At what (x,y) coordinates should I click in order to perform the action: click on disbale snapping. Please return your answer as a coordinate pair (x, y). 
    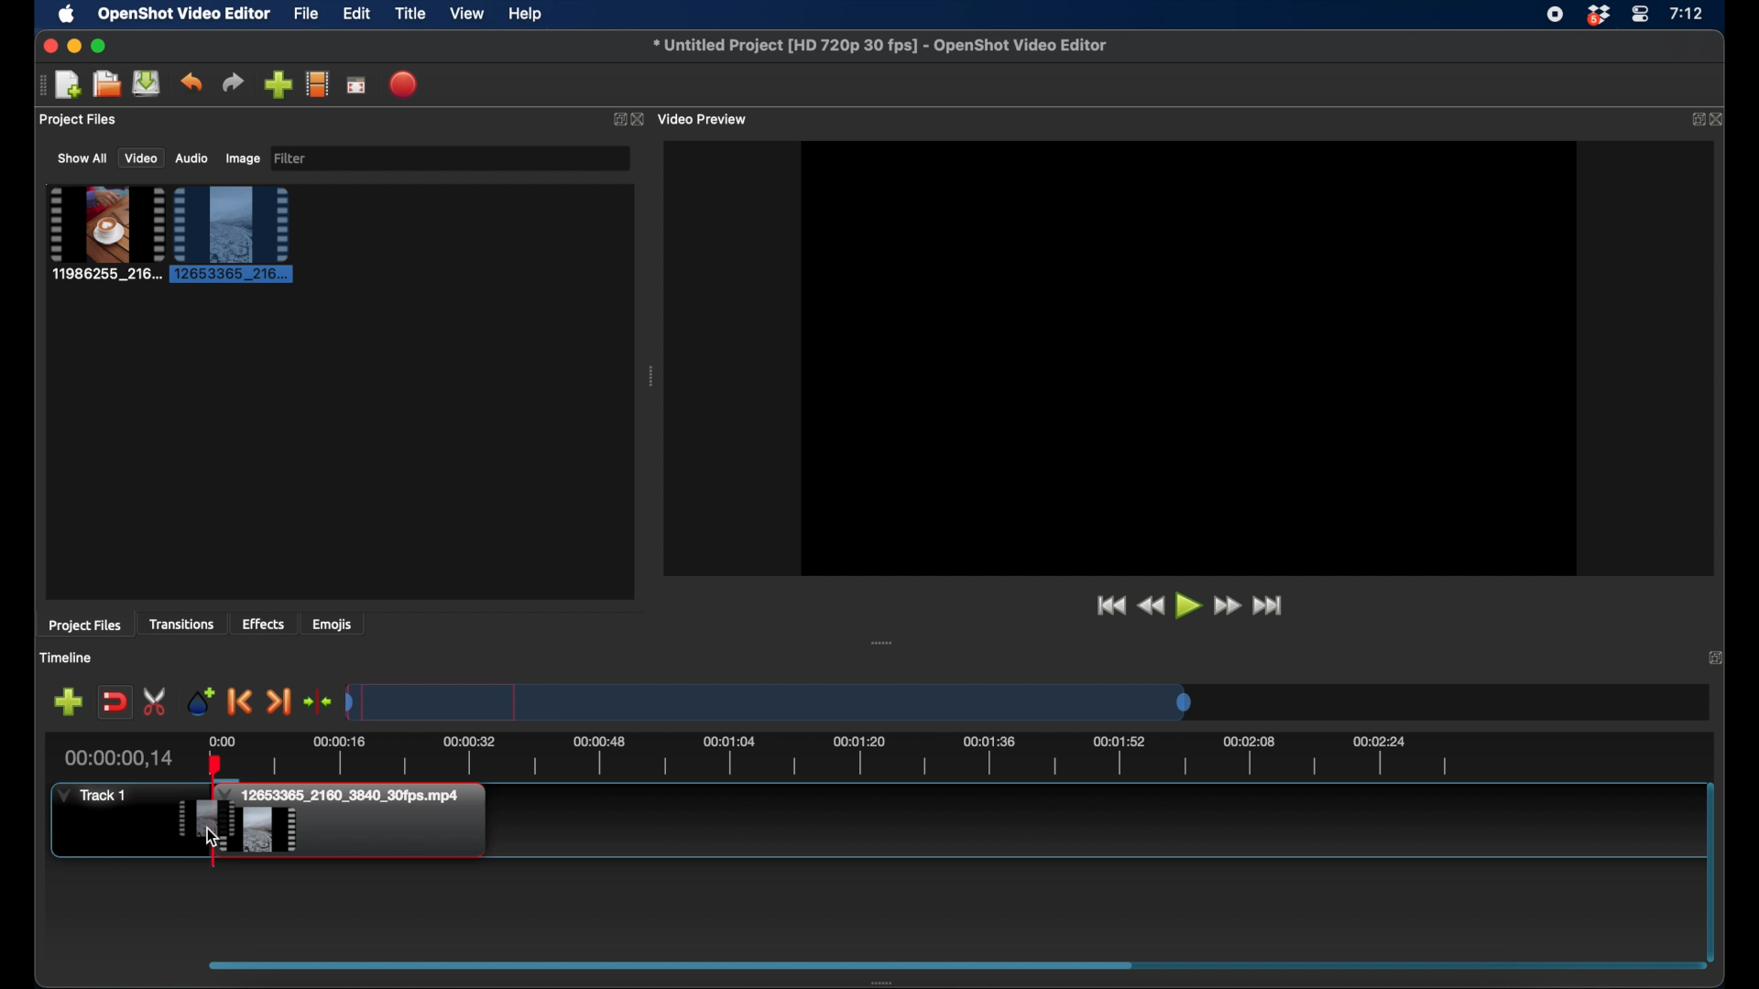
    Looking at the image, I should click on (116, 701).